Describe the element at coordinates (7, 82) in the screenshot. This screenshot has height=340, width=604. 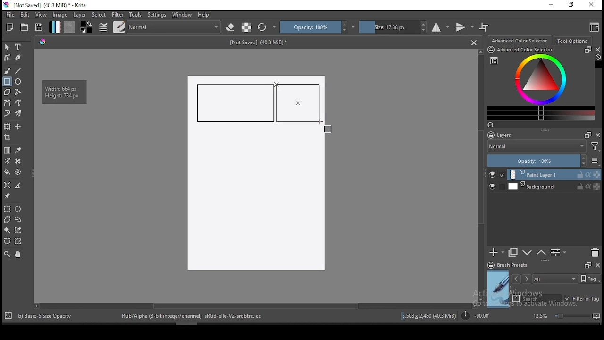
I see `rectangle tool` at that location.